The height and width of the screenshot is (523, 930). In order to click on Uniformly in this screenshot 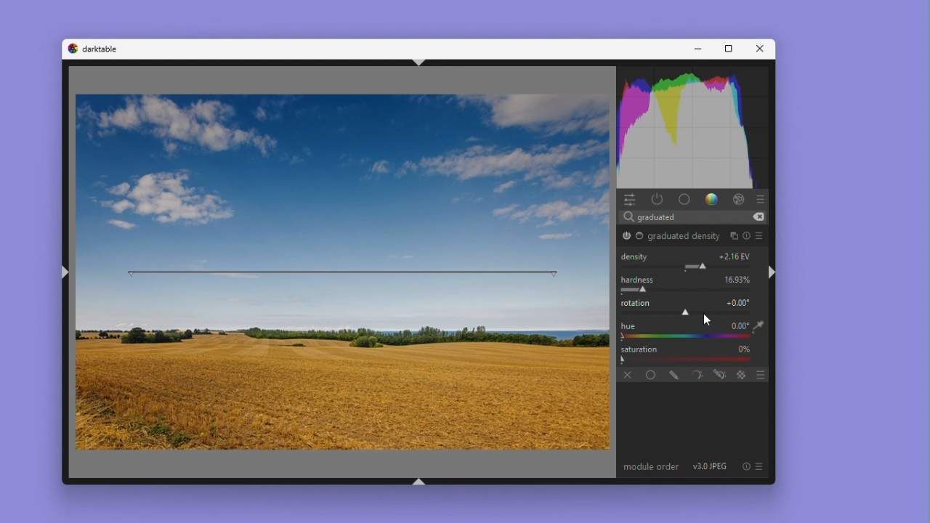, I will do `click(650, 375)`.